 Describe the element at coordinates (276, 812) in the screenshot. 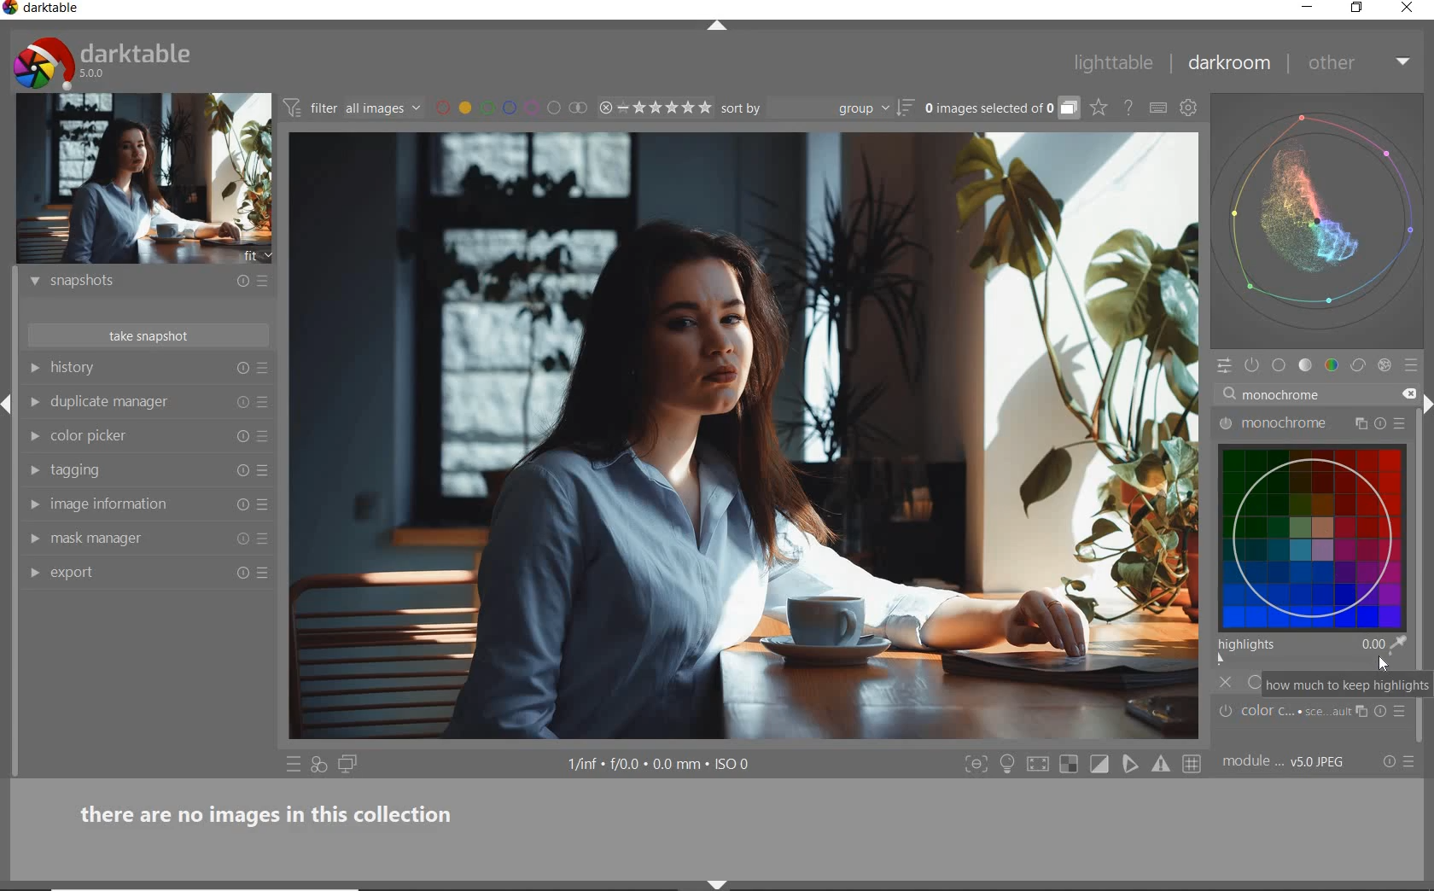

I see `there are no images in this collection` at that location.